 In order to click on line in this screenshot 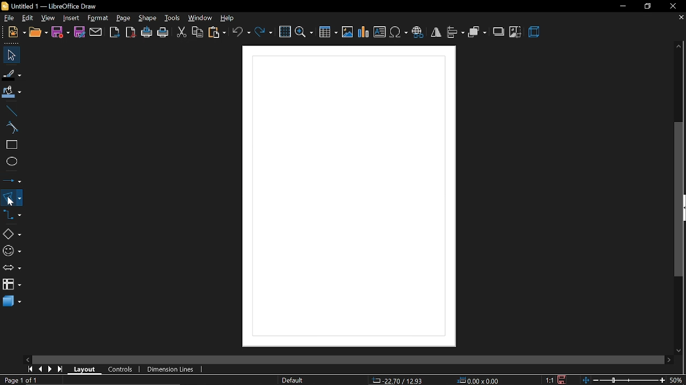, I will do `click(10, 111)`.